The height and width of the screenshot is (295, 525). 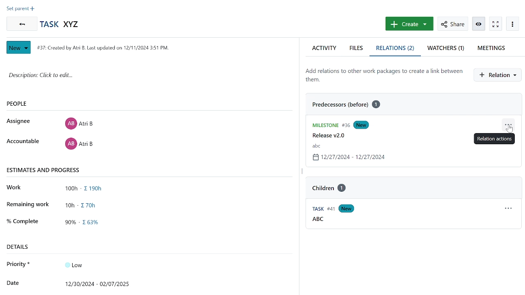 I want to click on estimates and progress, so click(x=44, y=170).